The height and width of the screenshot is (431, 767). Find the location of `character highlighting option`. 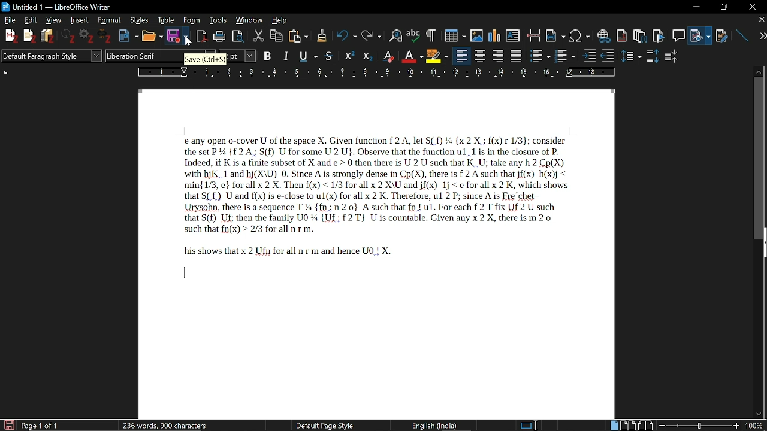

character highlighting option is located at coordinates (436, 55).